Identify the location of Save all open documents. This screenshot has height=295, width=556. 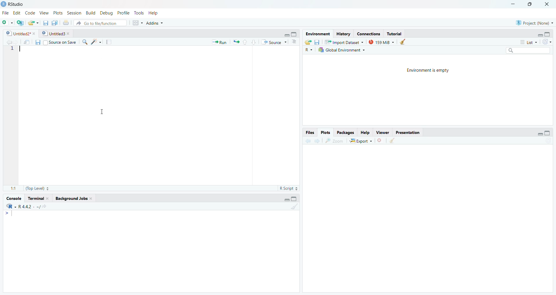
(54, 23).